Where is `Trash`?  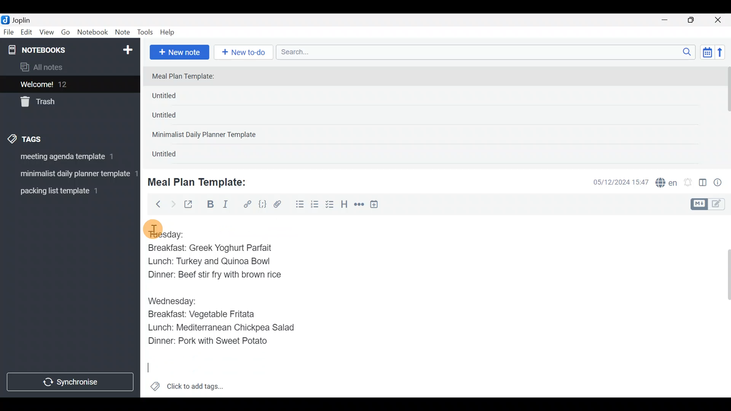 Trash is located at coordinates (65, 102).